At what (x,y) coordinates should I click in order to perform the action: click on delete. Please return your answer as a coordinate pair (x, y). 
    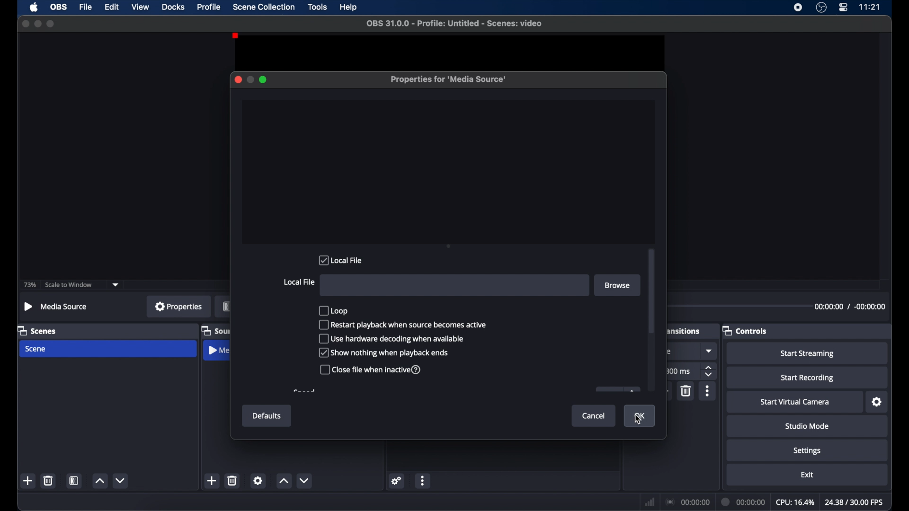
    Looking at the image, I should click on (686, 391).